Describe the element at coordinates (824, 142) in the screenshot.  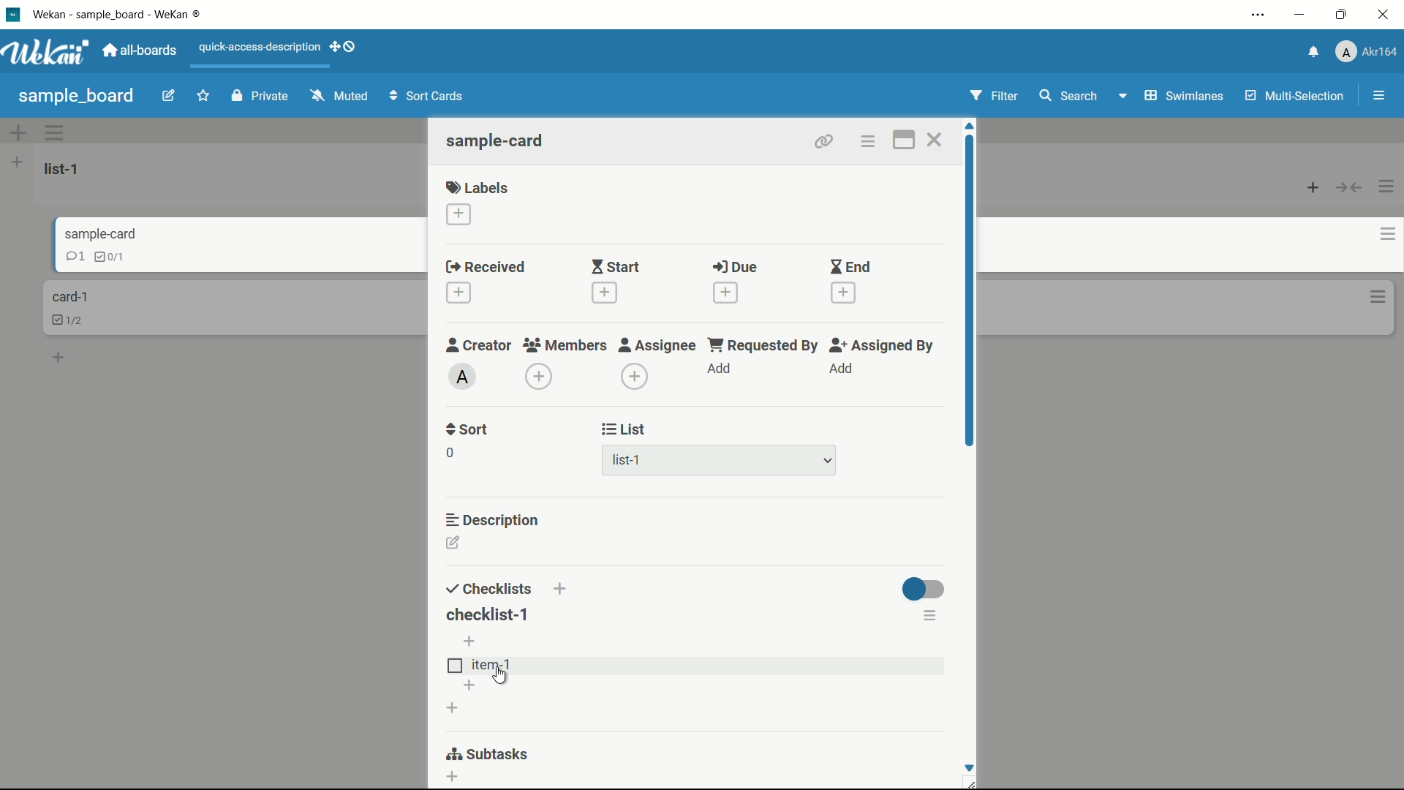
I see `copy link to clipboard` at that location.